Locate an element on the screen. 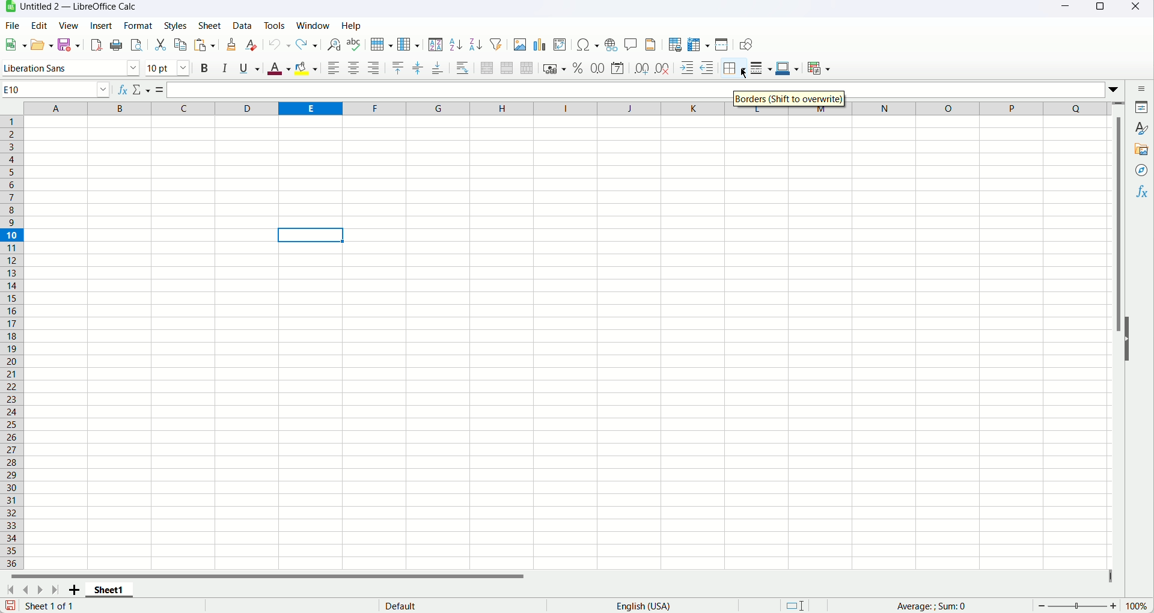 The width and height of the screenshot is (1154, 613). Insert comment is located at coordinates (630, 44).